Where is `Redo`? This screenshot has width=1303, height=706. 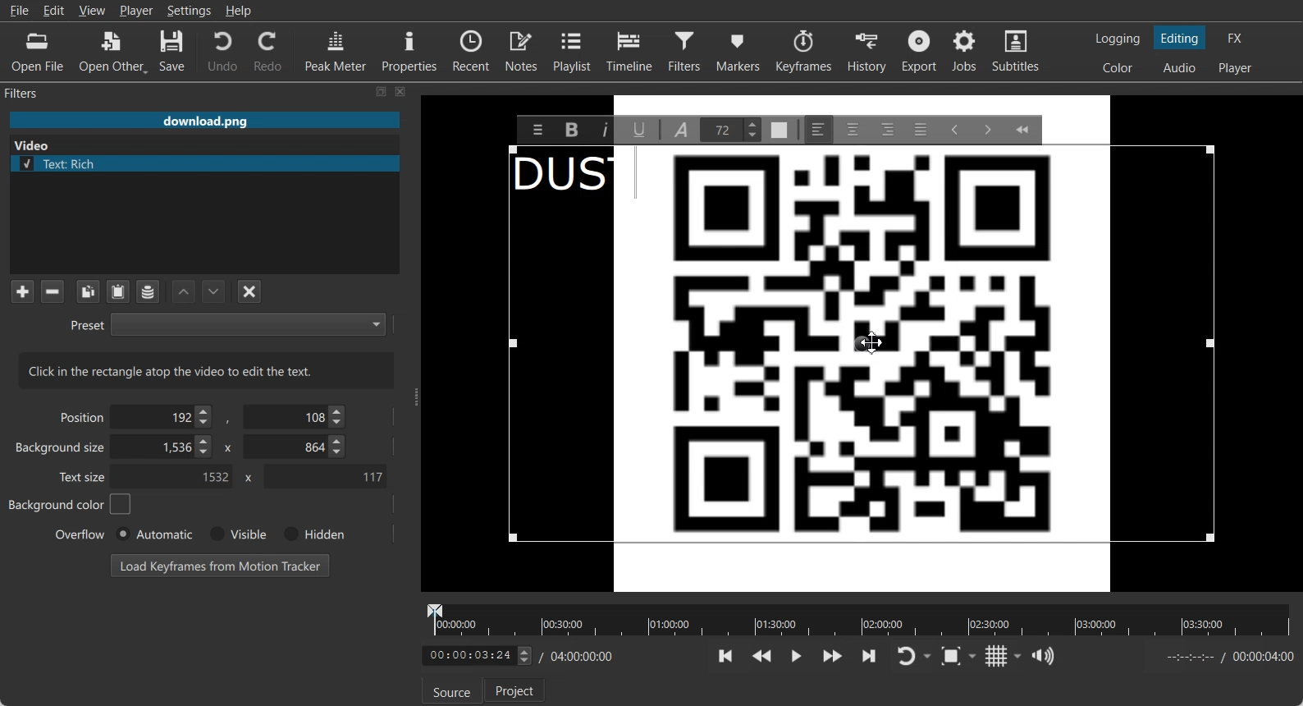
Redo is located at coordinates (269, 51).